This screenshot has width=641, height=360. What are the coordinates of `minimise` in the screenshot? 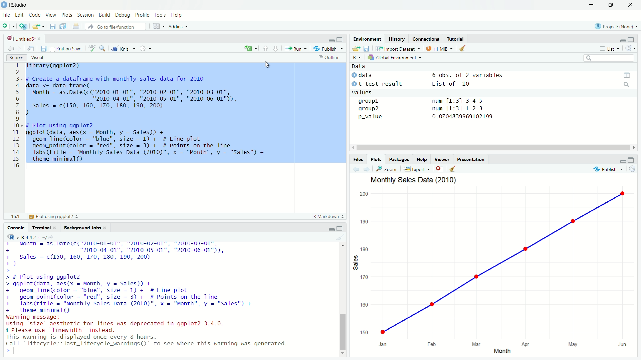 It's located at (331, 229).